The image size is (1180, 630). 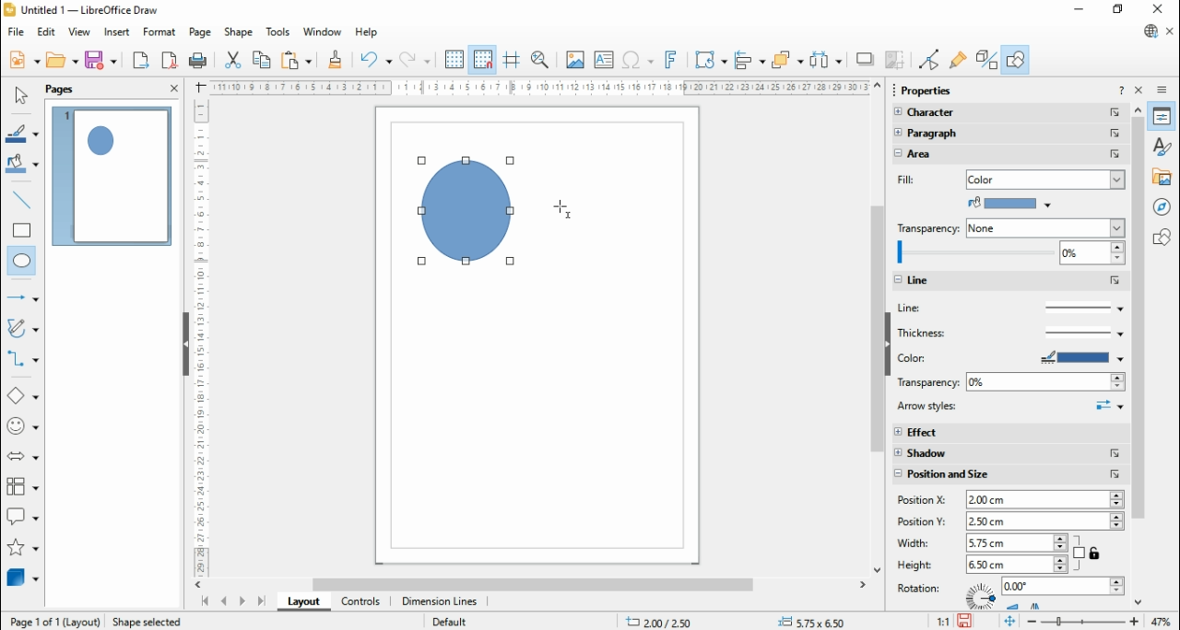 I want to click on transperency, so click(x=928, y=227).